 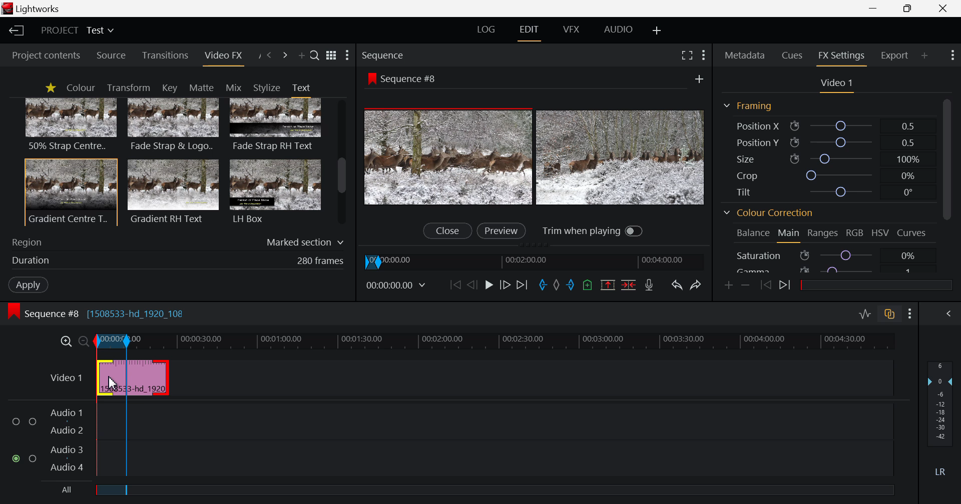 What do you see at coordinates (72, 124) in the screenshot?
I see `50% Strap centre` at bounding box center [72, 124].